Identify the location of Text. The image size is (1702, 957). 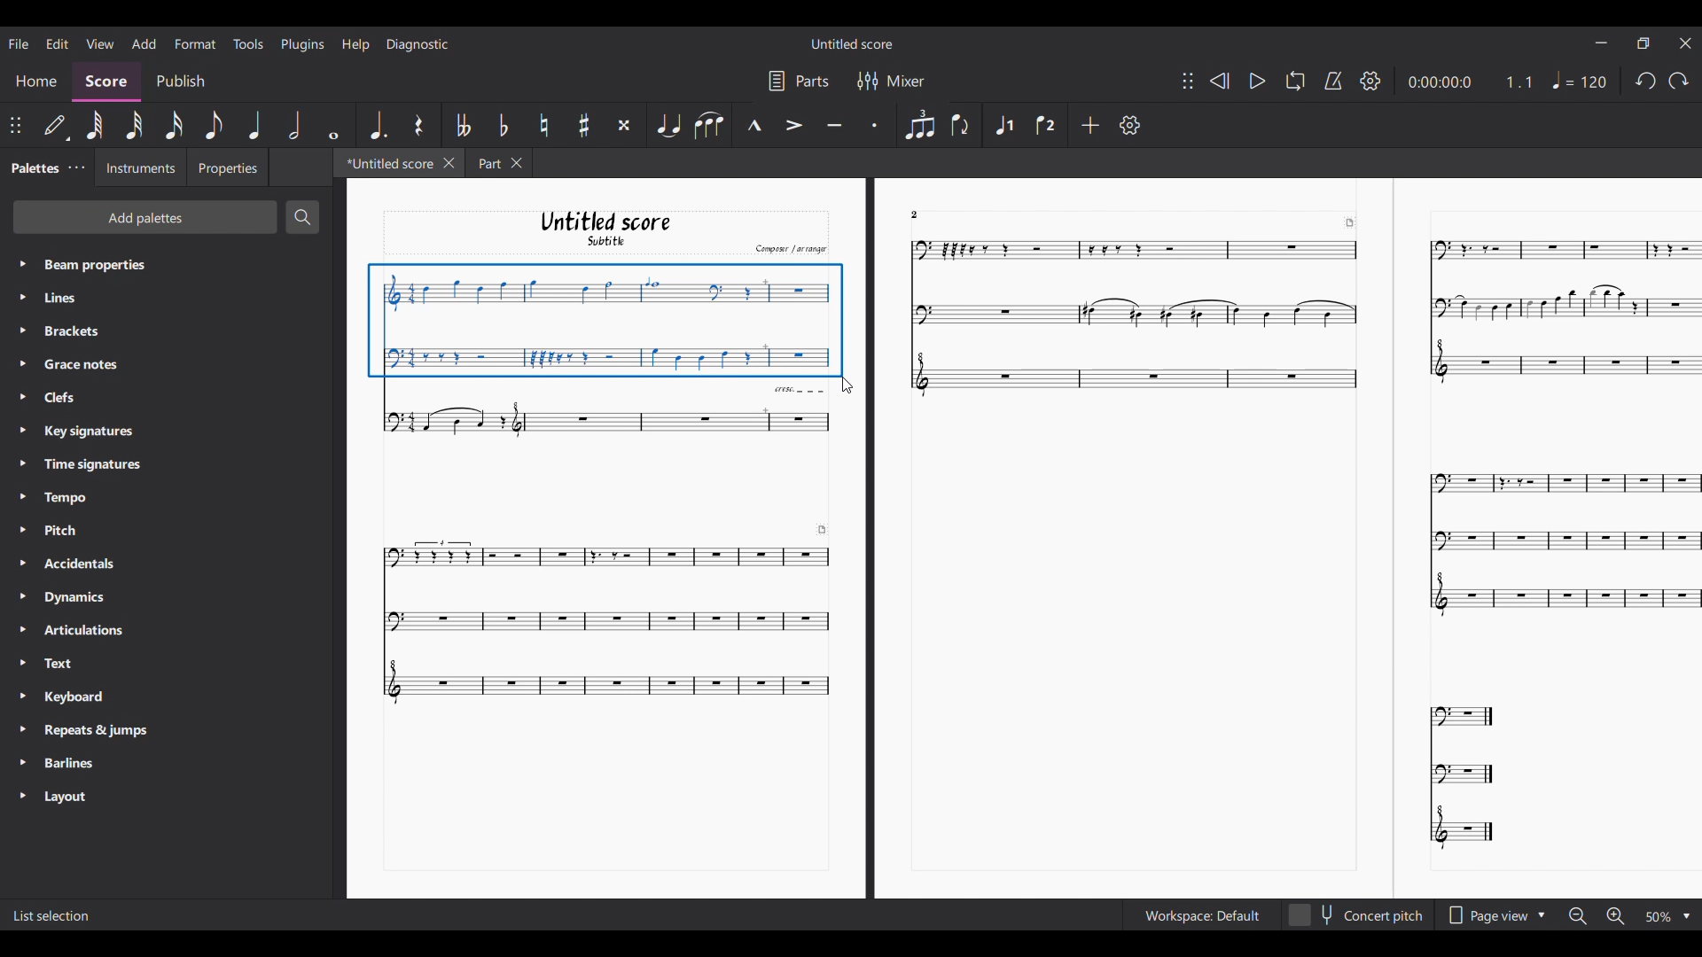
(82, 663).